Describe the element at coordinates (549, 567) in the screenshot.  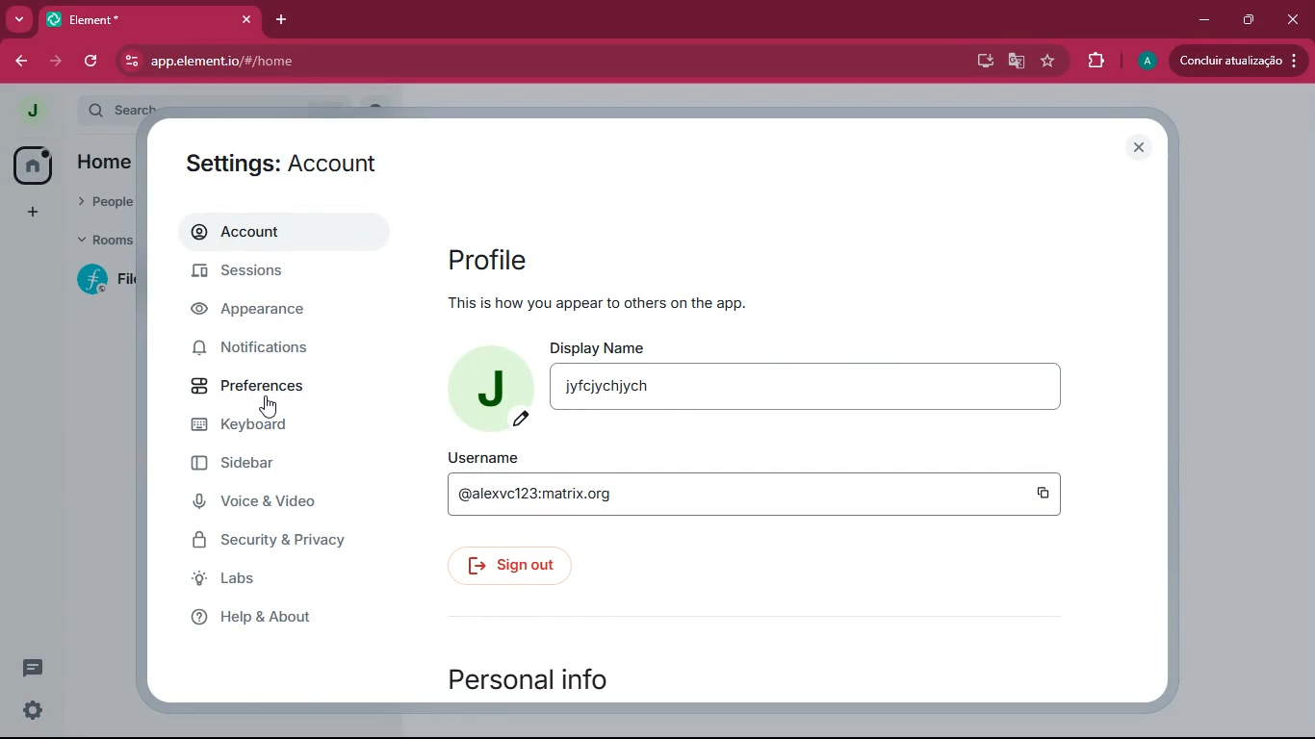
I see `sign out` at that location.